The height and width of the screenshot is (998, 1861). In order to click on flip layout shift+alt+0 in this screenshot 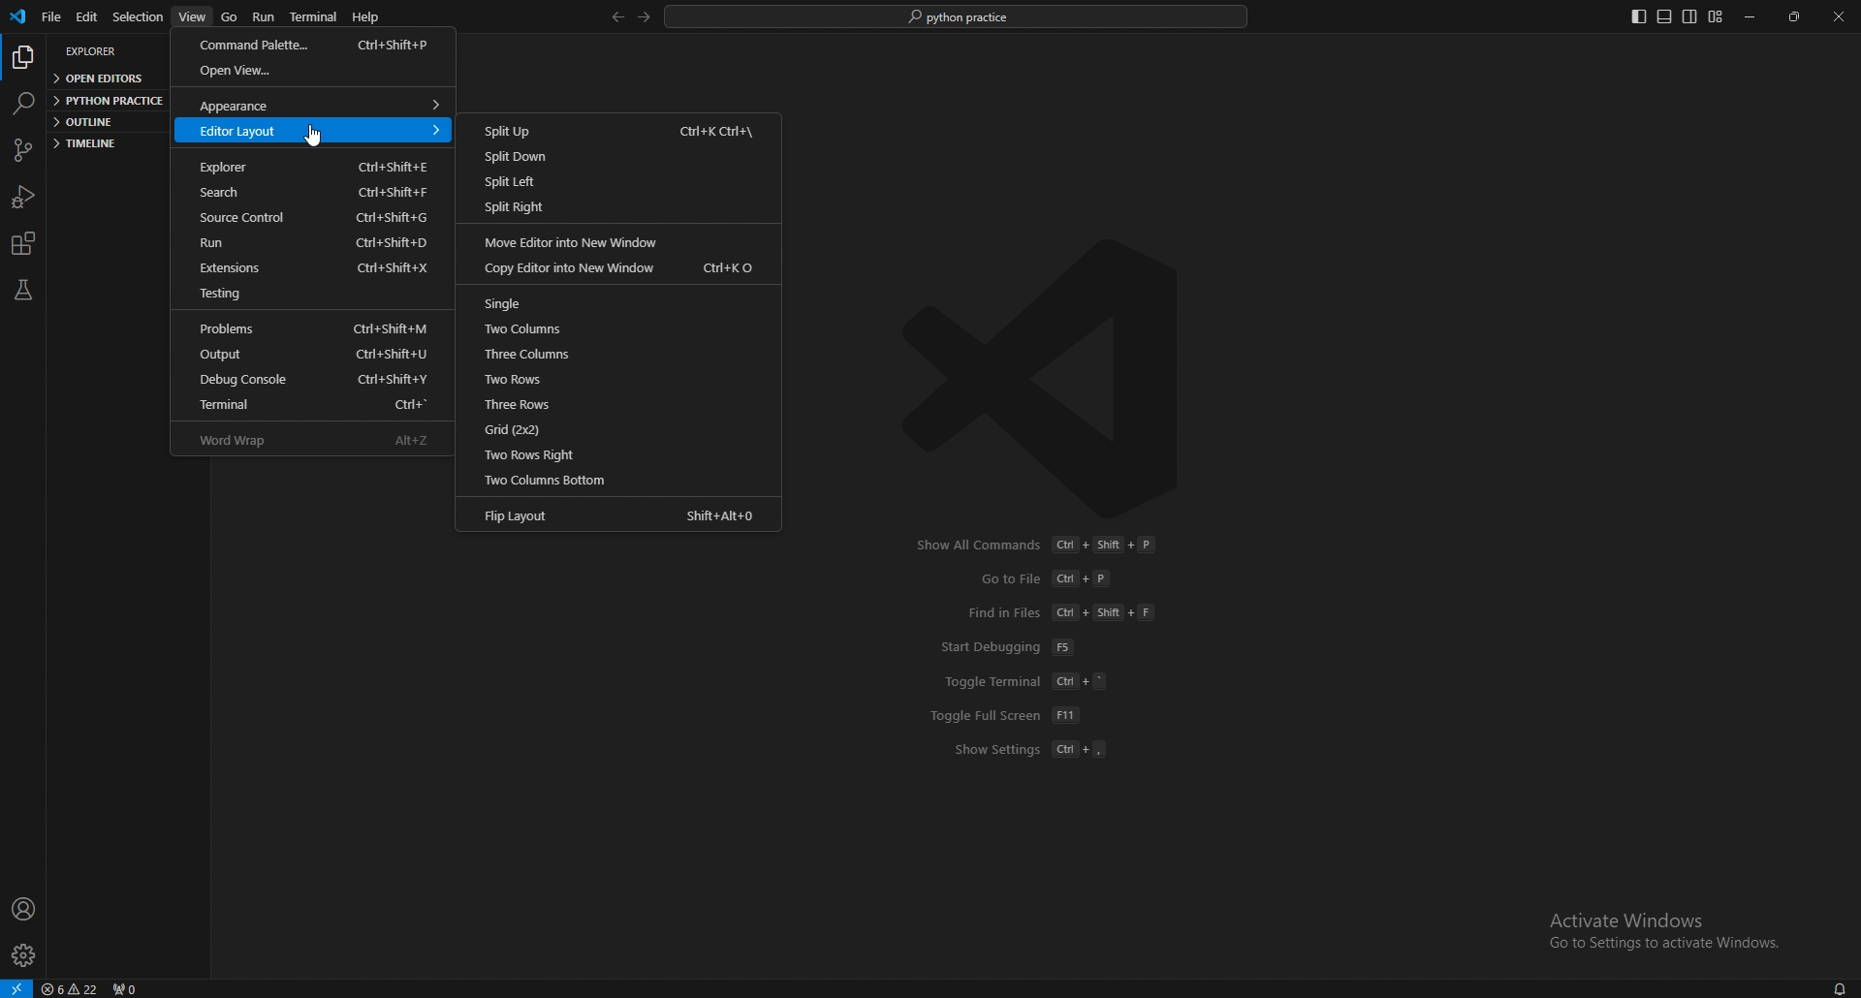, I will do `click(616, 515)`.